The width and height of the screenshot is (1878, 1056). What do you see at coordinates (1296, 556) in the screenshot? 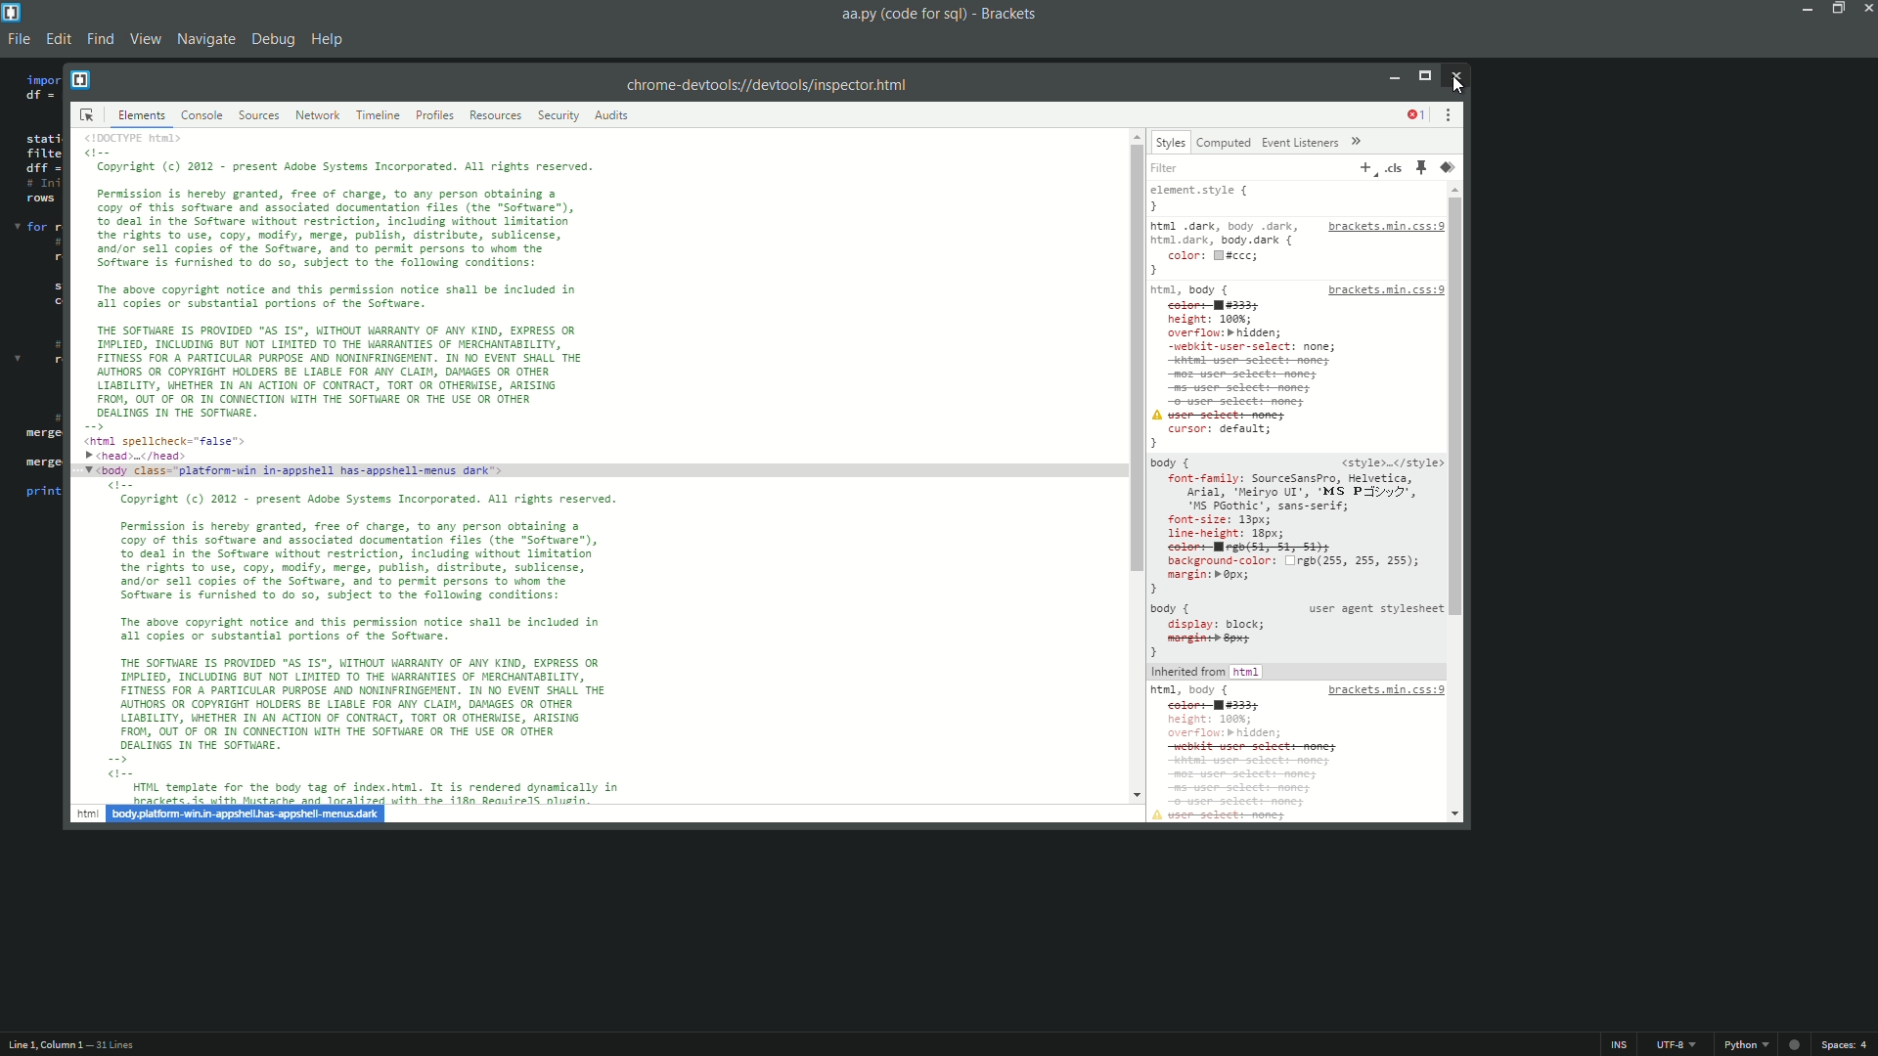
I see `body { <style>_</style>
font-family: SourceSansPro, Helvetica,
Arial, ‘Meiryo UI', "MS Pv’,
*MS PGothic’, sans-serif;
font-size: 13px;
line-height: 18px;
estore fllngh(53; 51, 513+
background-color: [Irgb(255, 255, 255);
margin: > 0px;
3
body { user agent stylesheet
display: block;
EE` at bounding box center [1296, 556].